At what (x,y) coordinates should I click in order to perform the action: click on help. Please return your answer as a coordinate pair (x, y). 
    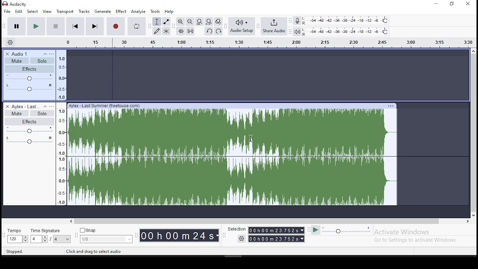
    Looking at the image, I should click on (169, 12).